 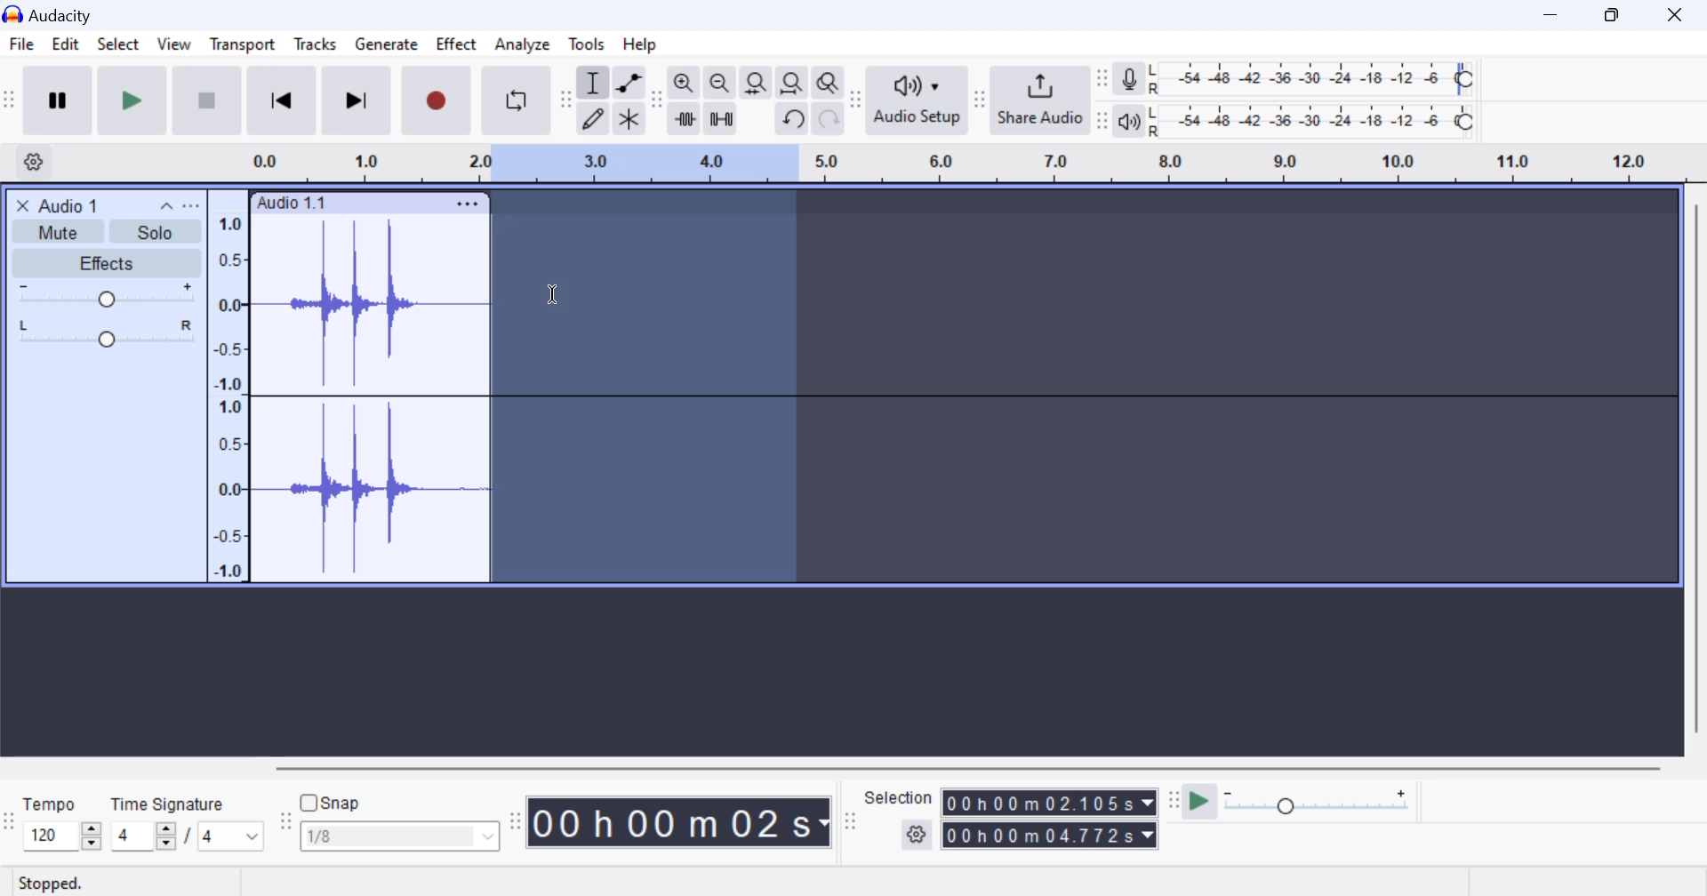 I want to click on Playback Speed, so click(x=1327, y=804).